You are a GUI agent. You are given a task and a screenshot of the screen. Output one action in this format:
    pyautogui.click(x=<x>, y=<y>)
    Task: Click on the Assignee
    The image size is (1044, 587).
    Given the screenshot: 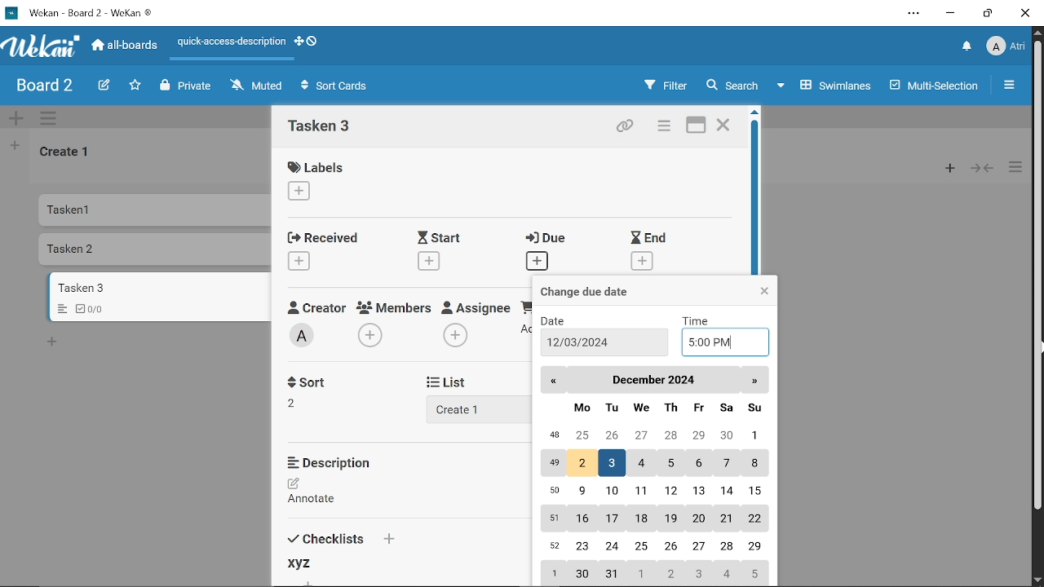 What is the action you would take?
    pyautogui.click(x=476, y=306)
    